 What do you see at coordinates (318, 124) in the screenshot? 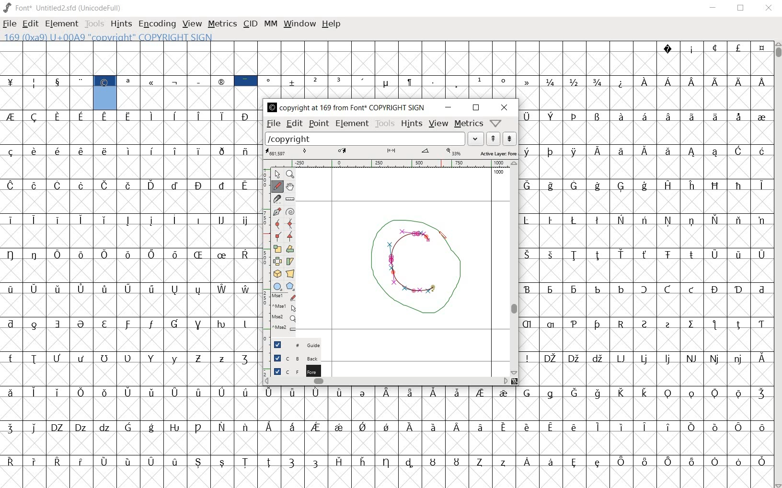
I see `point` at bounding box center [318, 124].